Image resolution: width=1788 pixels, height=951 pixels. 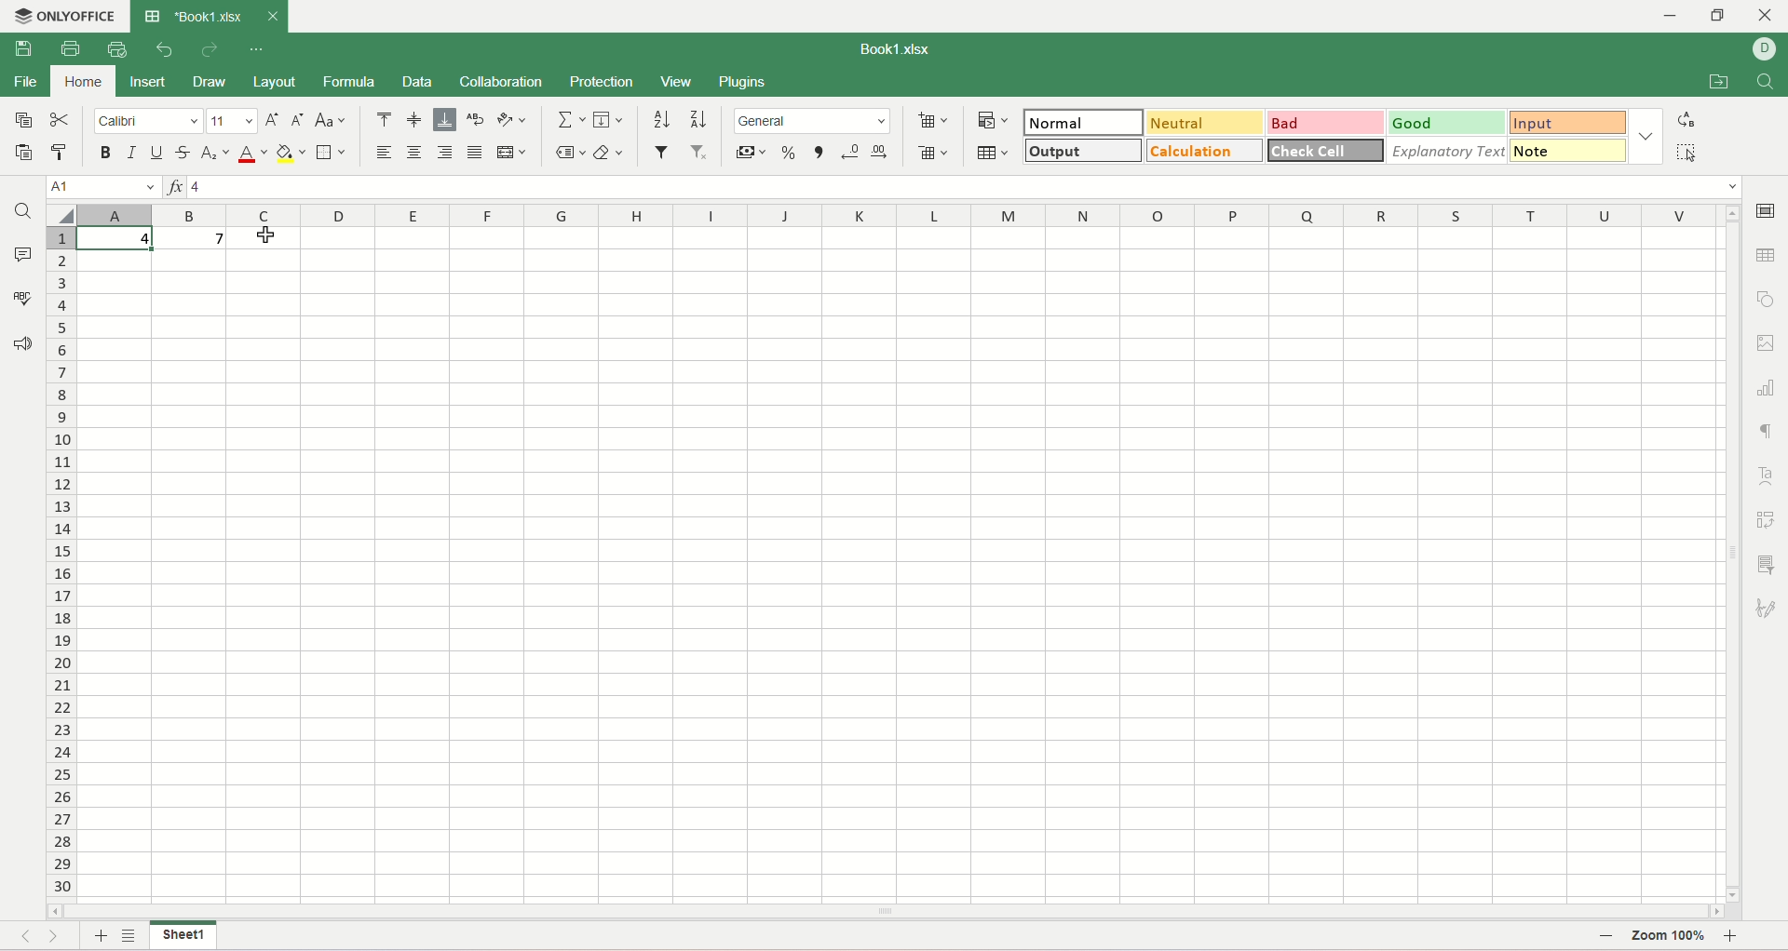 I want to click on neutral, so click(x=1206, y=120).